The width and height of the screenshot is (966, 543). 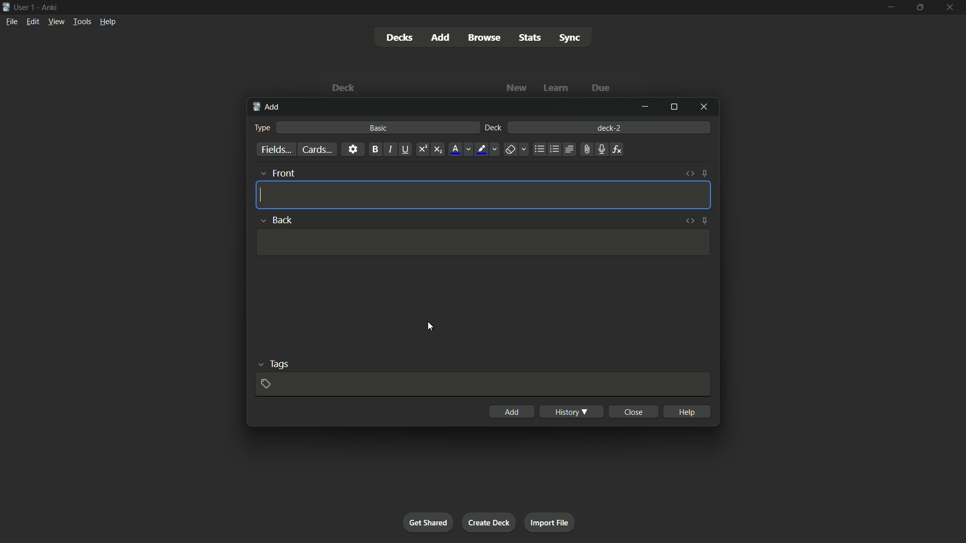 What do you see at coordinates (31, 21) in the screenshot?
I see `edit menu` at bounding box center [31, 21].